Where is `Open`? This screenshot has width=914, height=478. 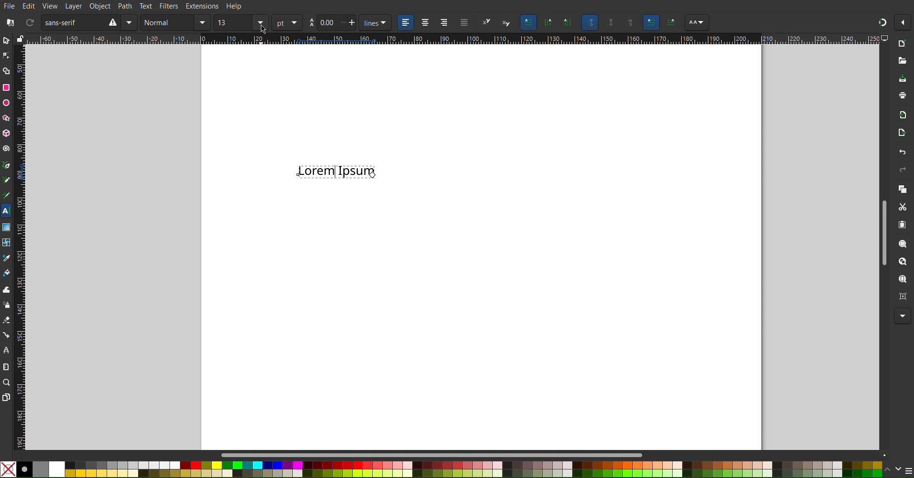
Open is located at coordinates (902, 64).